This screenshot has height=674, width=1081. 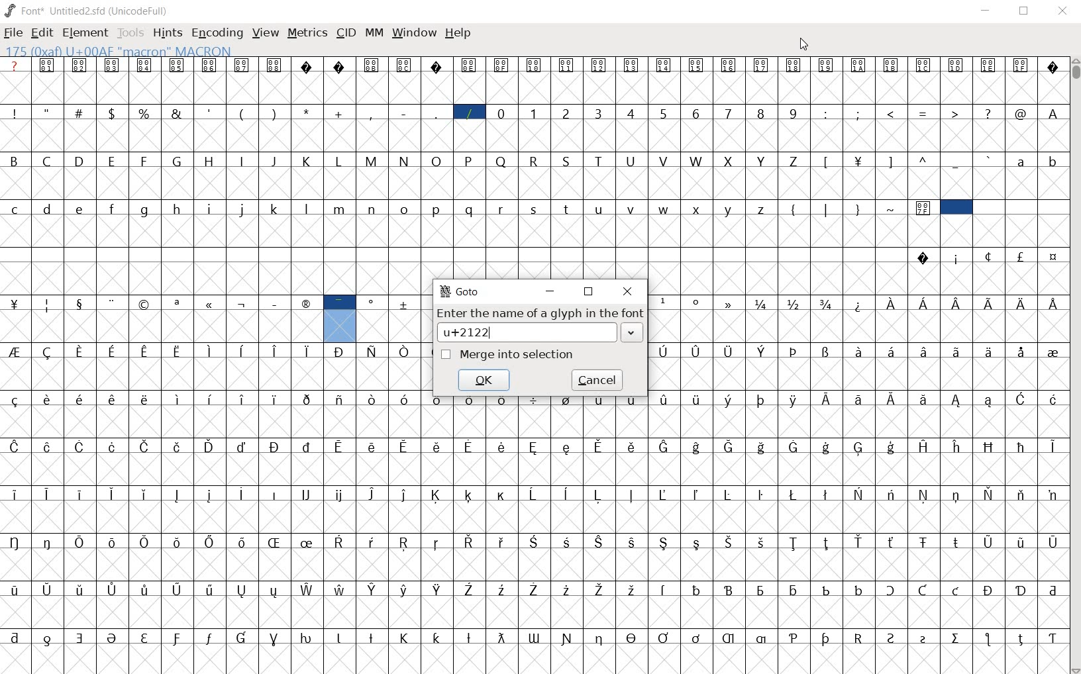 What do you see at coordinates (531, 81) in the screenshot?
I see `symbols` at bounding box center [531, 81].